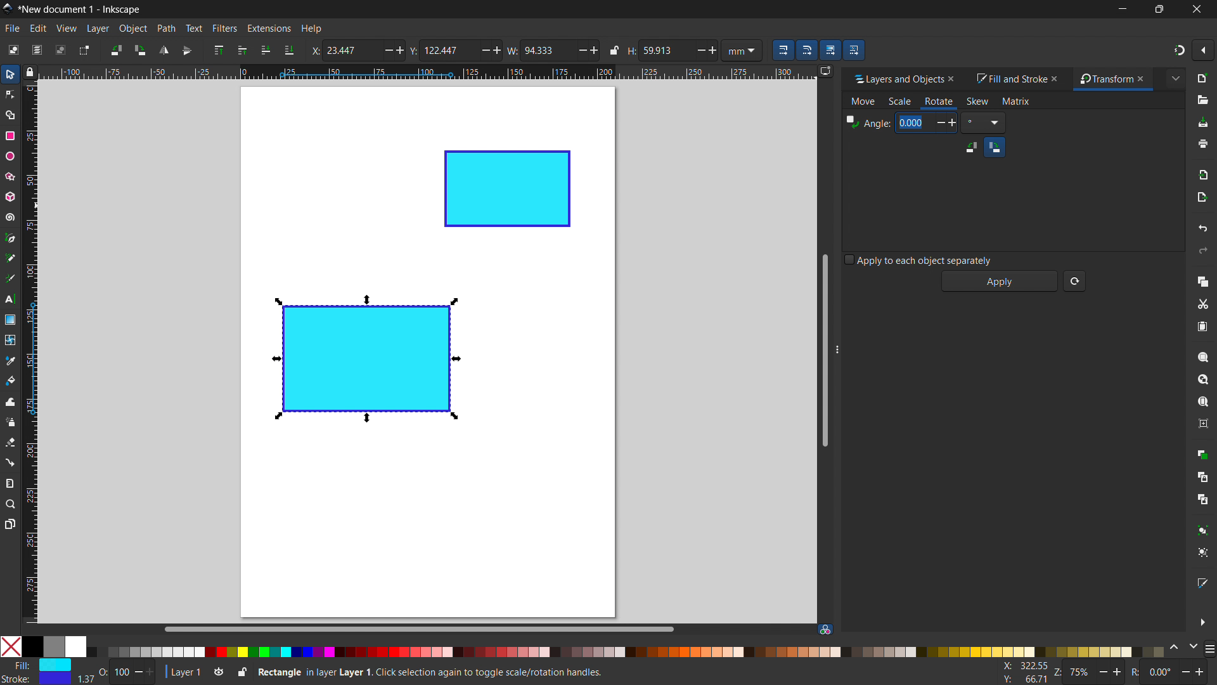 This screenshot has width=1217, height=685. Describe the element at coordinates (744, 49) in the screenshot. I see `mm` at that location.